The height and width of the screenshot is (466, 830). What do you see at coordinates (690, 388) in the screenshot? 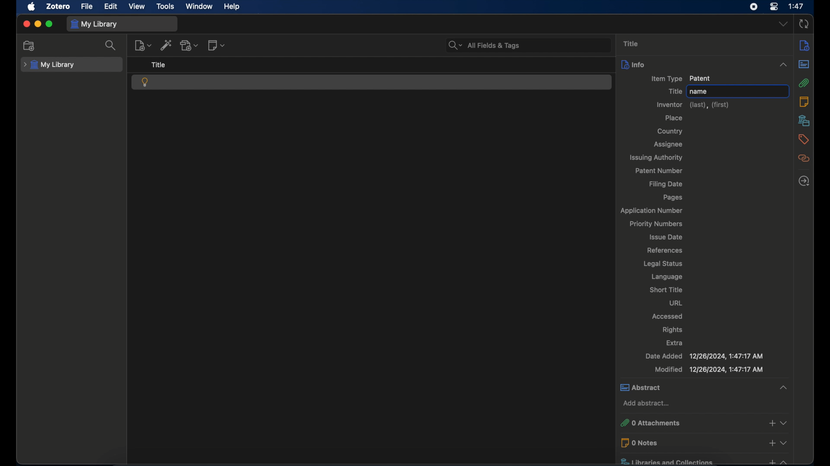
I see `abstract` at bounding box center [690, 388].